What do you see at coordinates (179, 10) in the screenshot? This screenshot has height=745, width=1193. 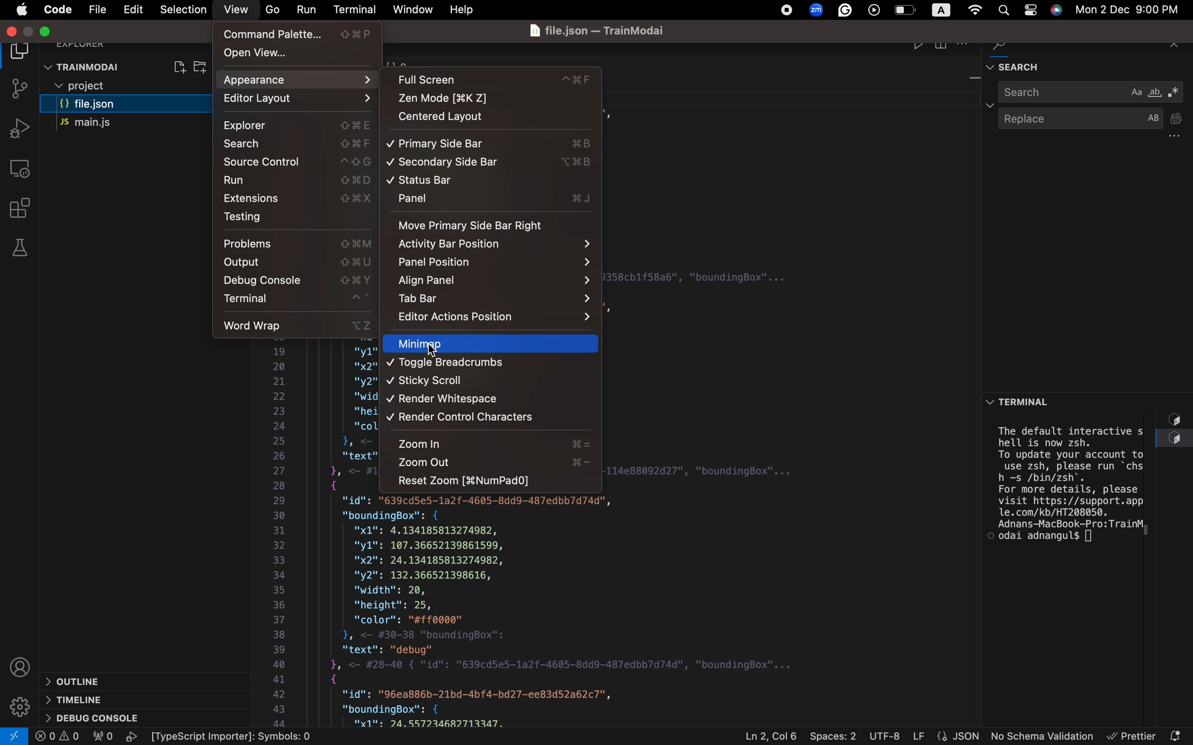 I see `selection` at bounding box center [179, 10].